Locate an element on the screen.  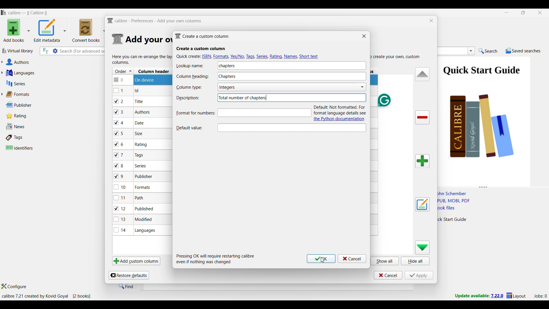
Close window is located at coordinates (431, 21).